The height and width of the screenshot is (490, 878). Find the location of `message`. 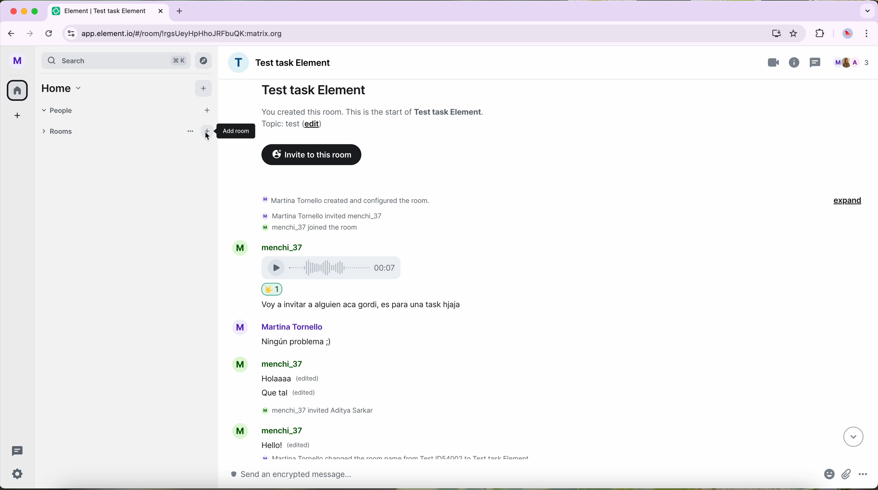

message is located at coordinates (291, 446).